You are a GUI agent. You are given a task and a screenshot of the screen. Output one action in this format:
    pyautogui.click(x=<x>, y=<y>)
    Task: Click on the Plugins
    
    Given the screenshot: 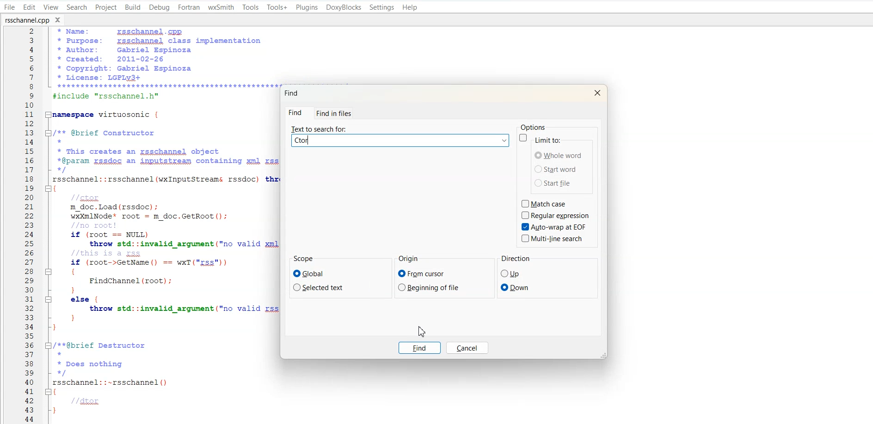 What is the action you would take?
    pyautogui.click(x=307, y=7)
    